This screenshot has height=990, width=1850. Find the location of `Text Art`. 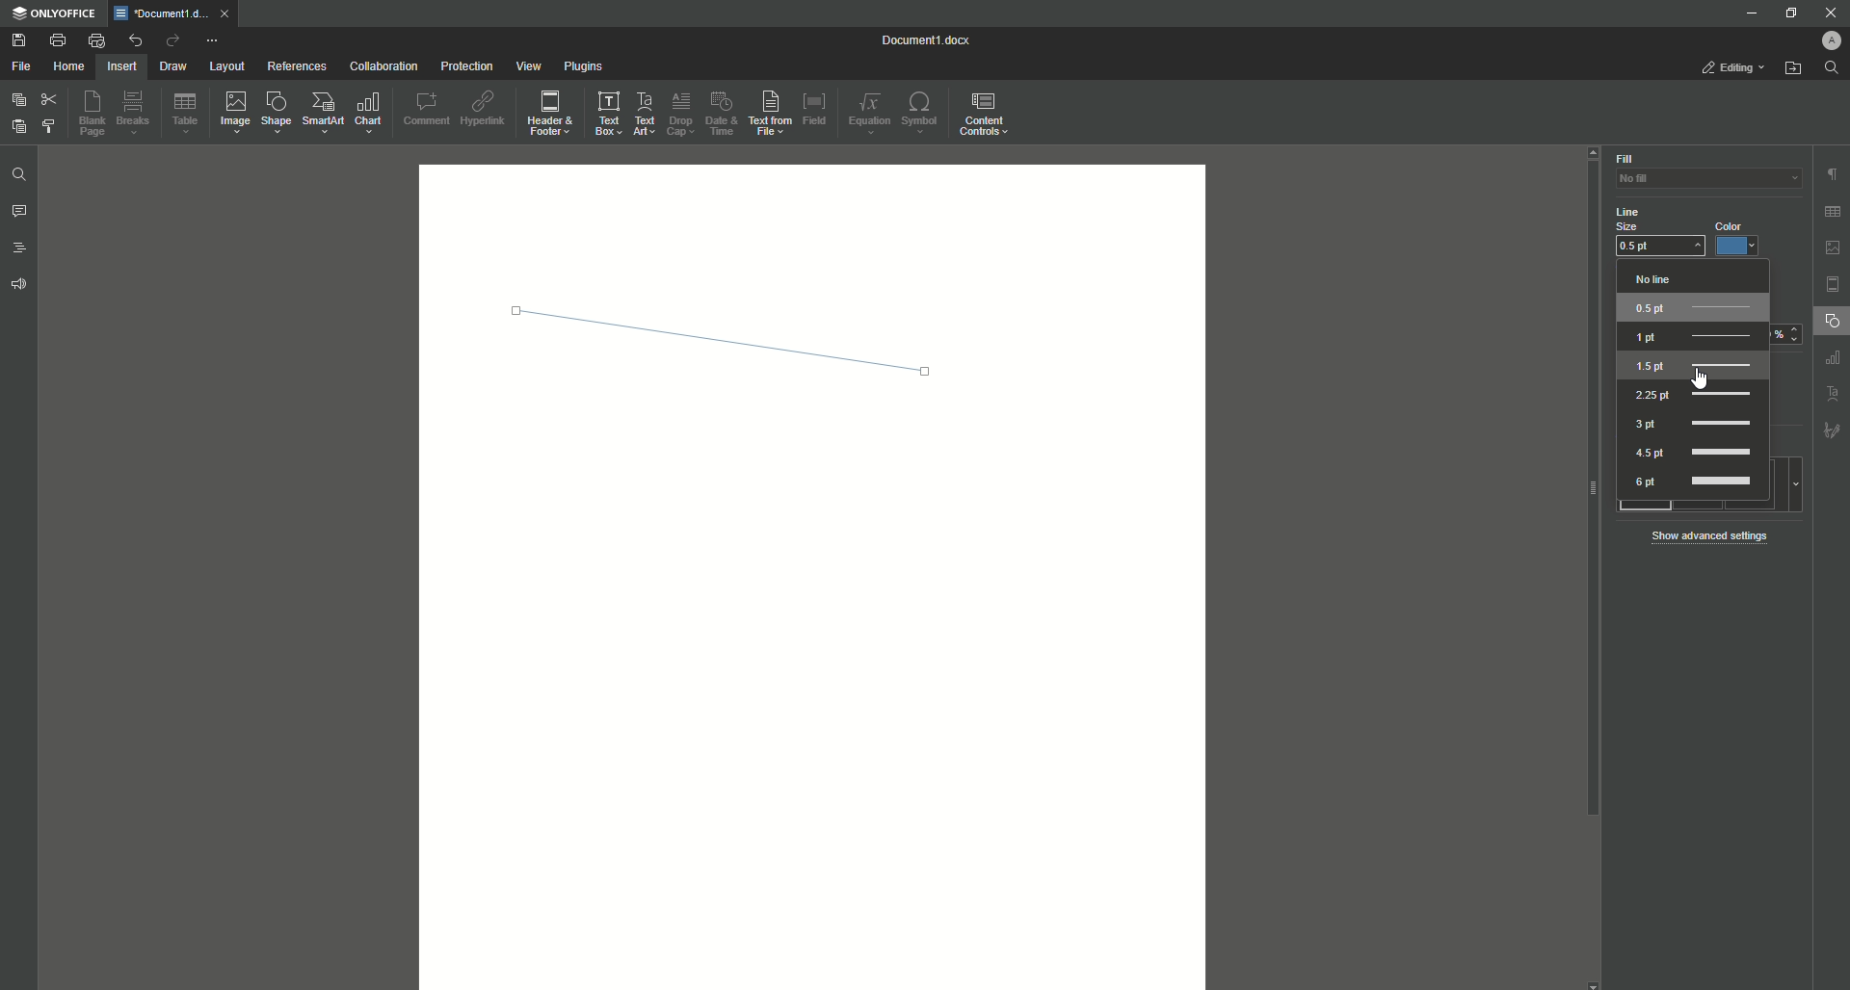

Text Art is located at coordinates (646, 113).